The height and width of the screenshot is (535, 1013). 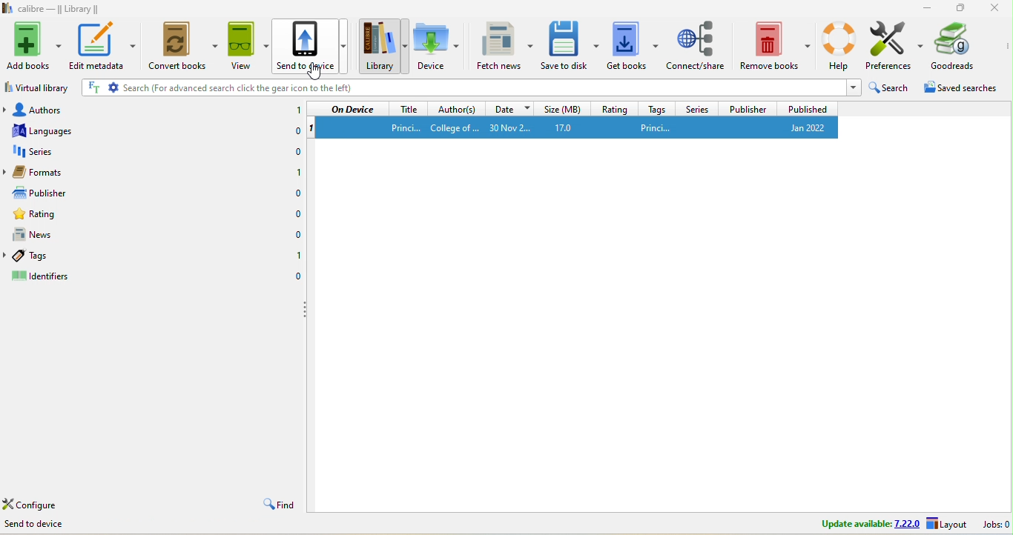 What do you see at coordinates (992, 9) in the screenshot?
I see `close` at bounding box center [992, 9].